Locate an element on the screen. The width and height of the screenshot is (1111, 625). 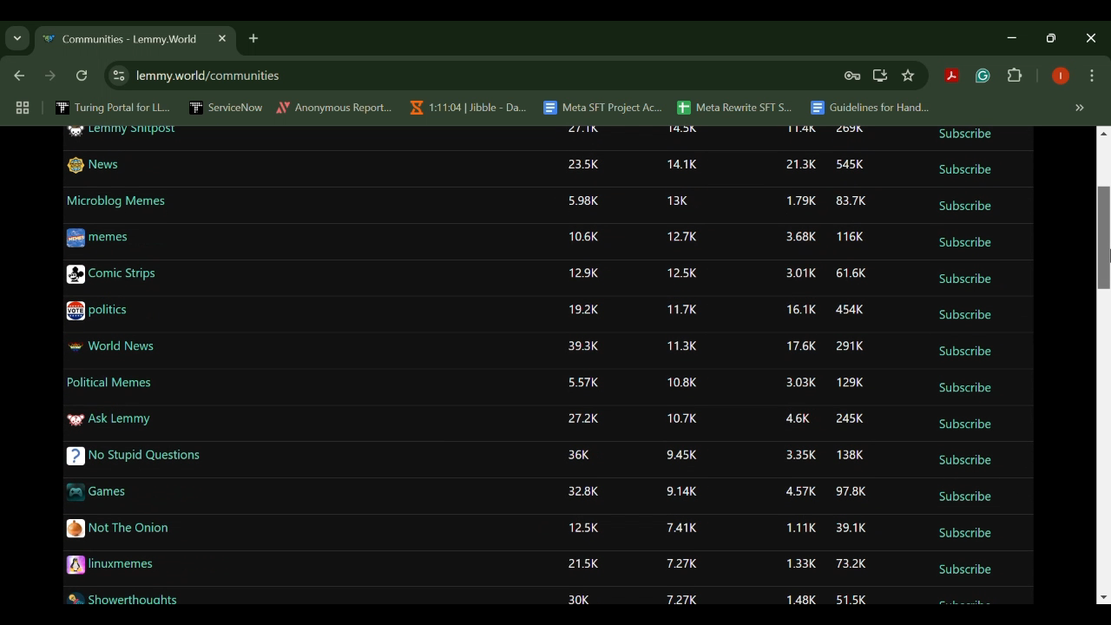
Comic Strips is located at coordinates (109, 275).